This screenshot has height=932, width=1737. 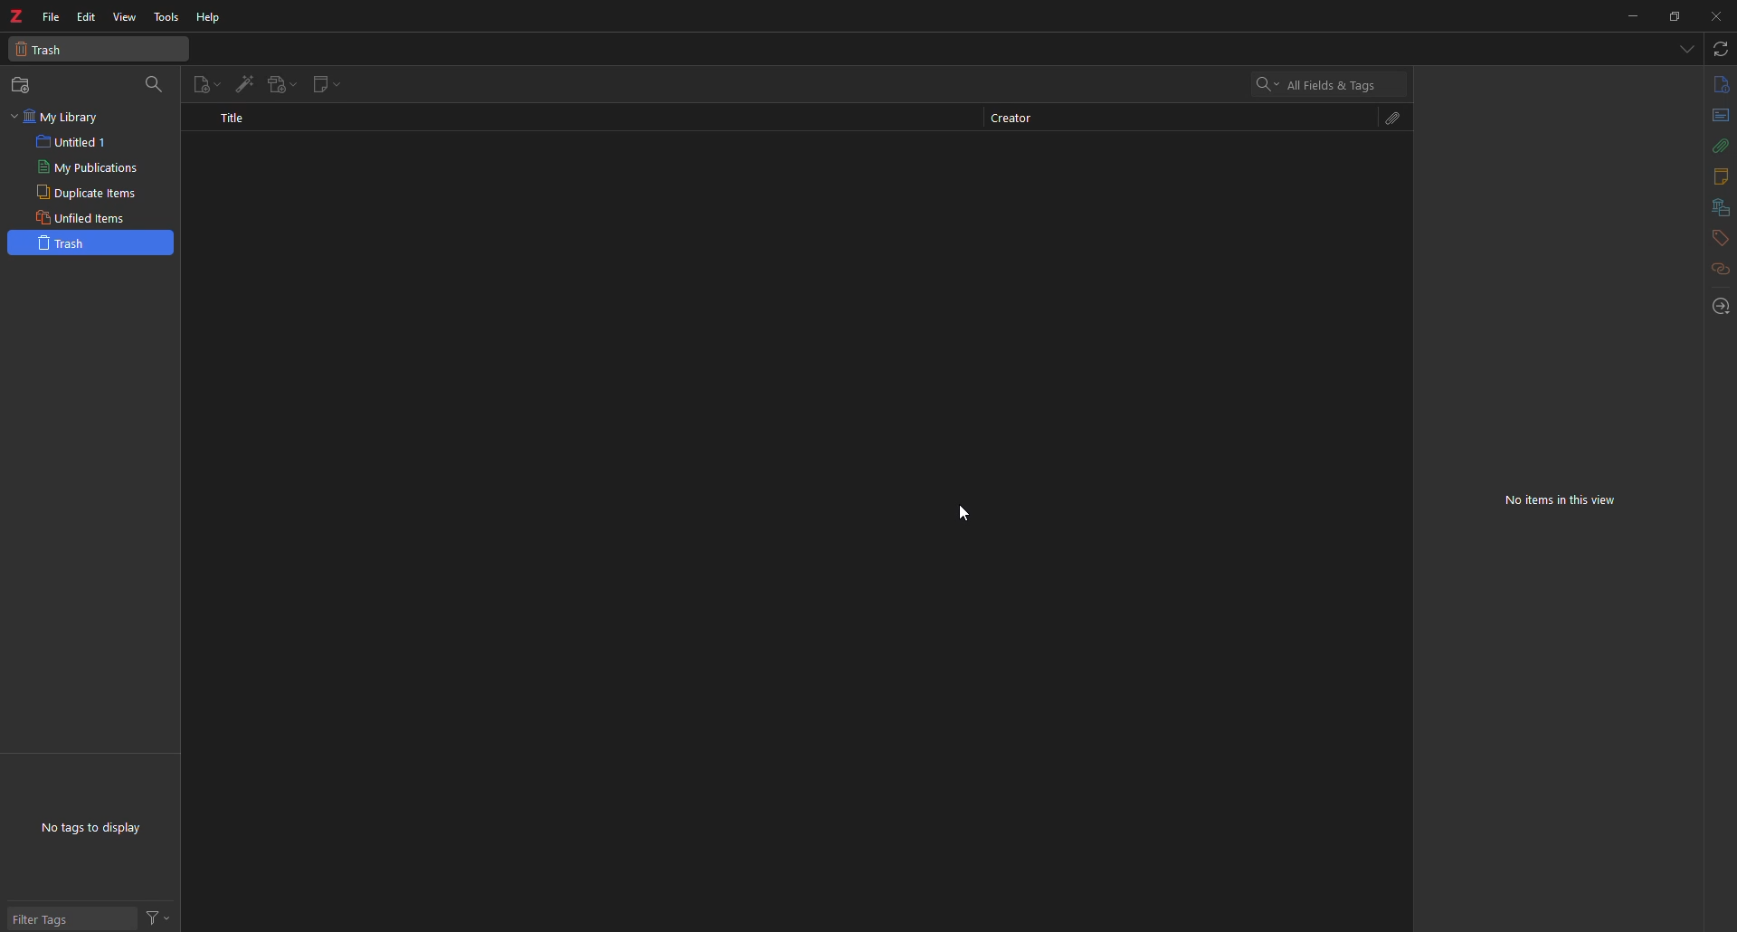 What do you see at coordinates (91, 167) in the screenshot?
I see `my pubications` at bounding box center [91, 167].